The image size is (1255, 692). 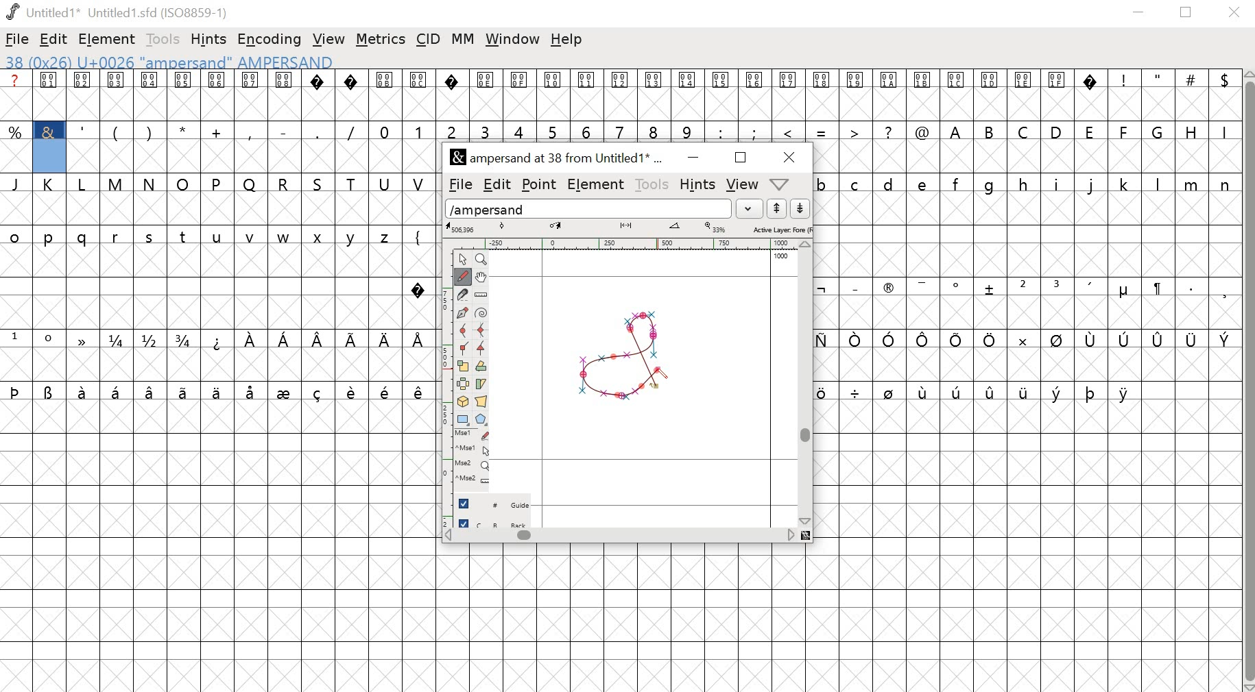 What do you see at coordinates (781, 257) in the screenshot?
I see `guide` at bounding box center [781, 257].